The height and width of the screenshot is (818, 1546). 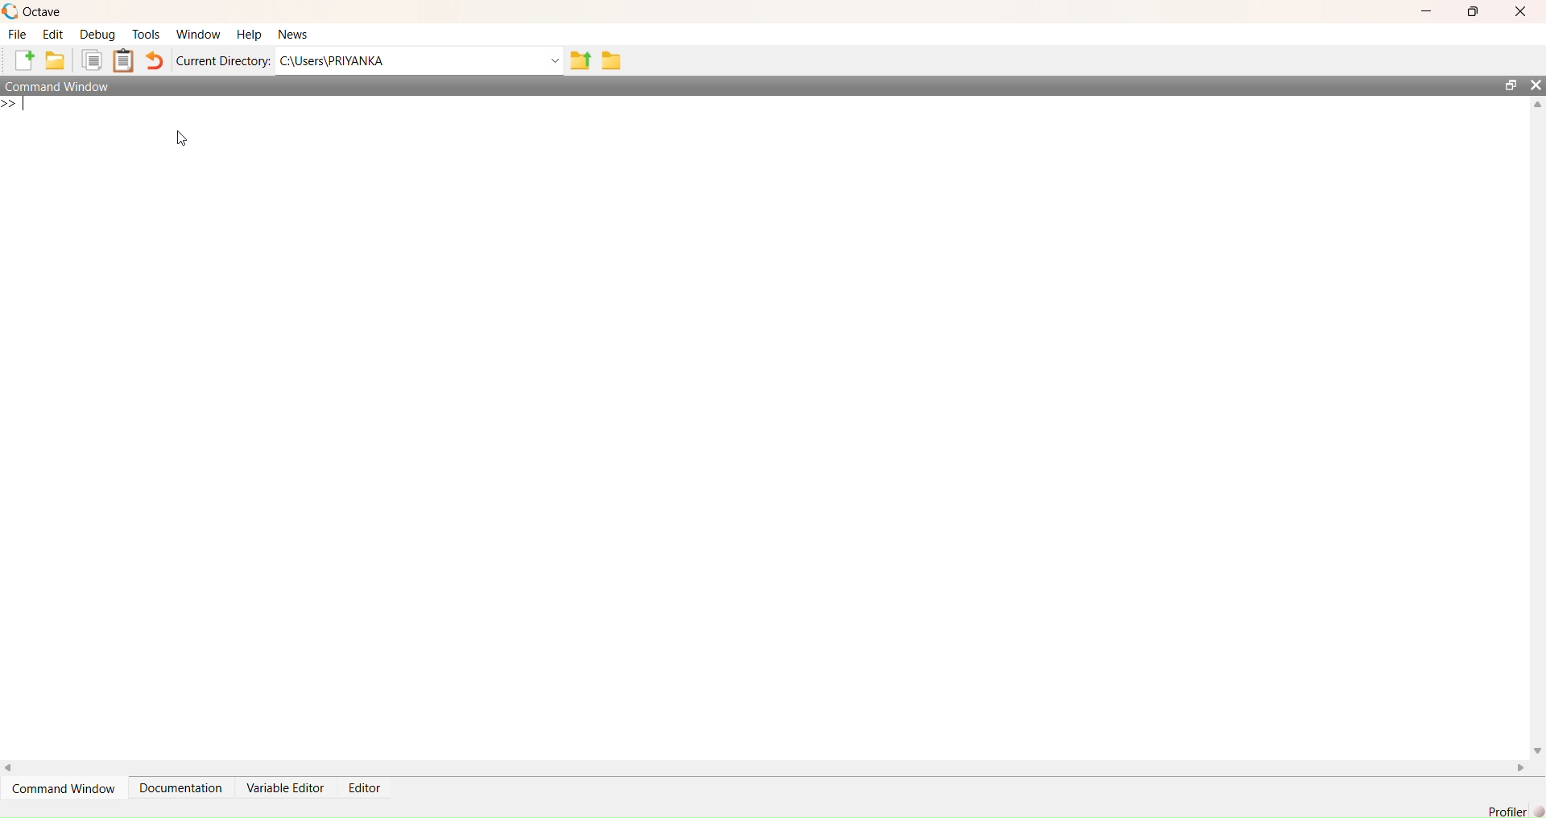 I want to click on maximise, so click(x=1506, y=82).